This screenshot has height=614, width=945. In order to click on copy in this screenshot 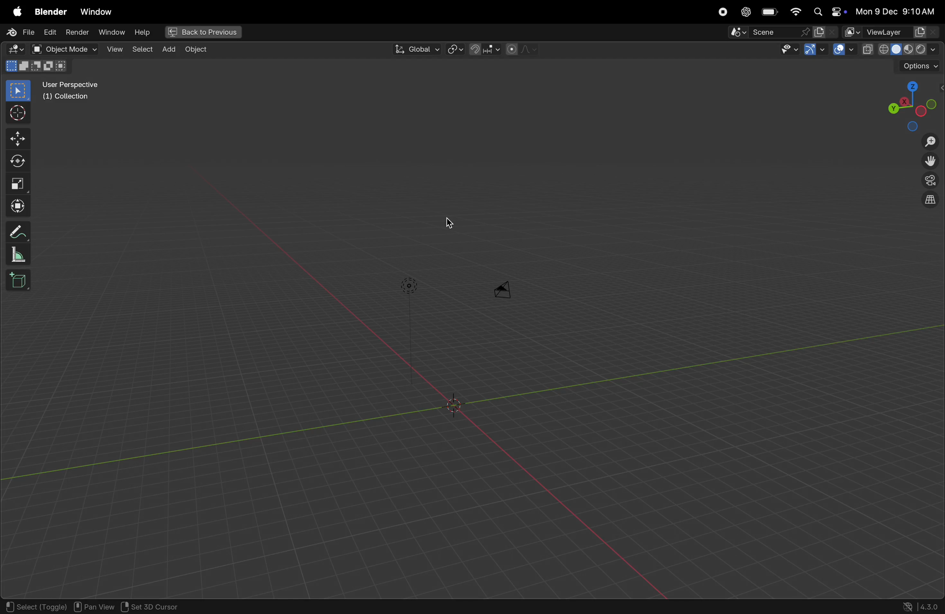, I will do `click(868, 50)`.